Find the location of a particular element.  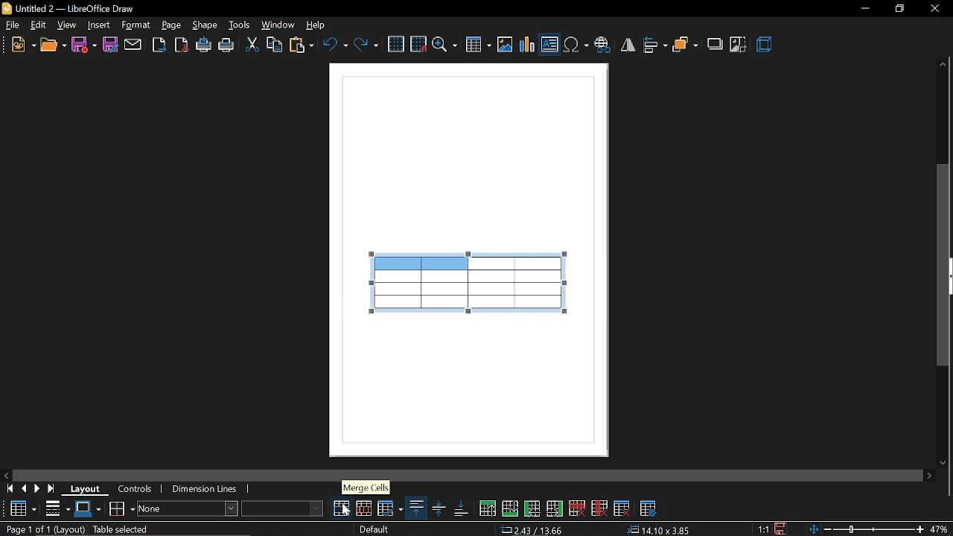

table selected is located at coordinates (127, 529).